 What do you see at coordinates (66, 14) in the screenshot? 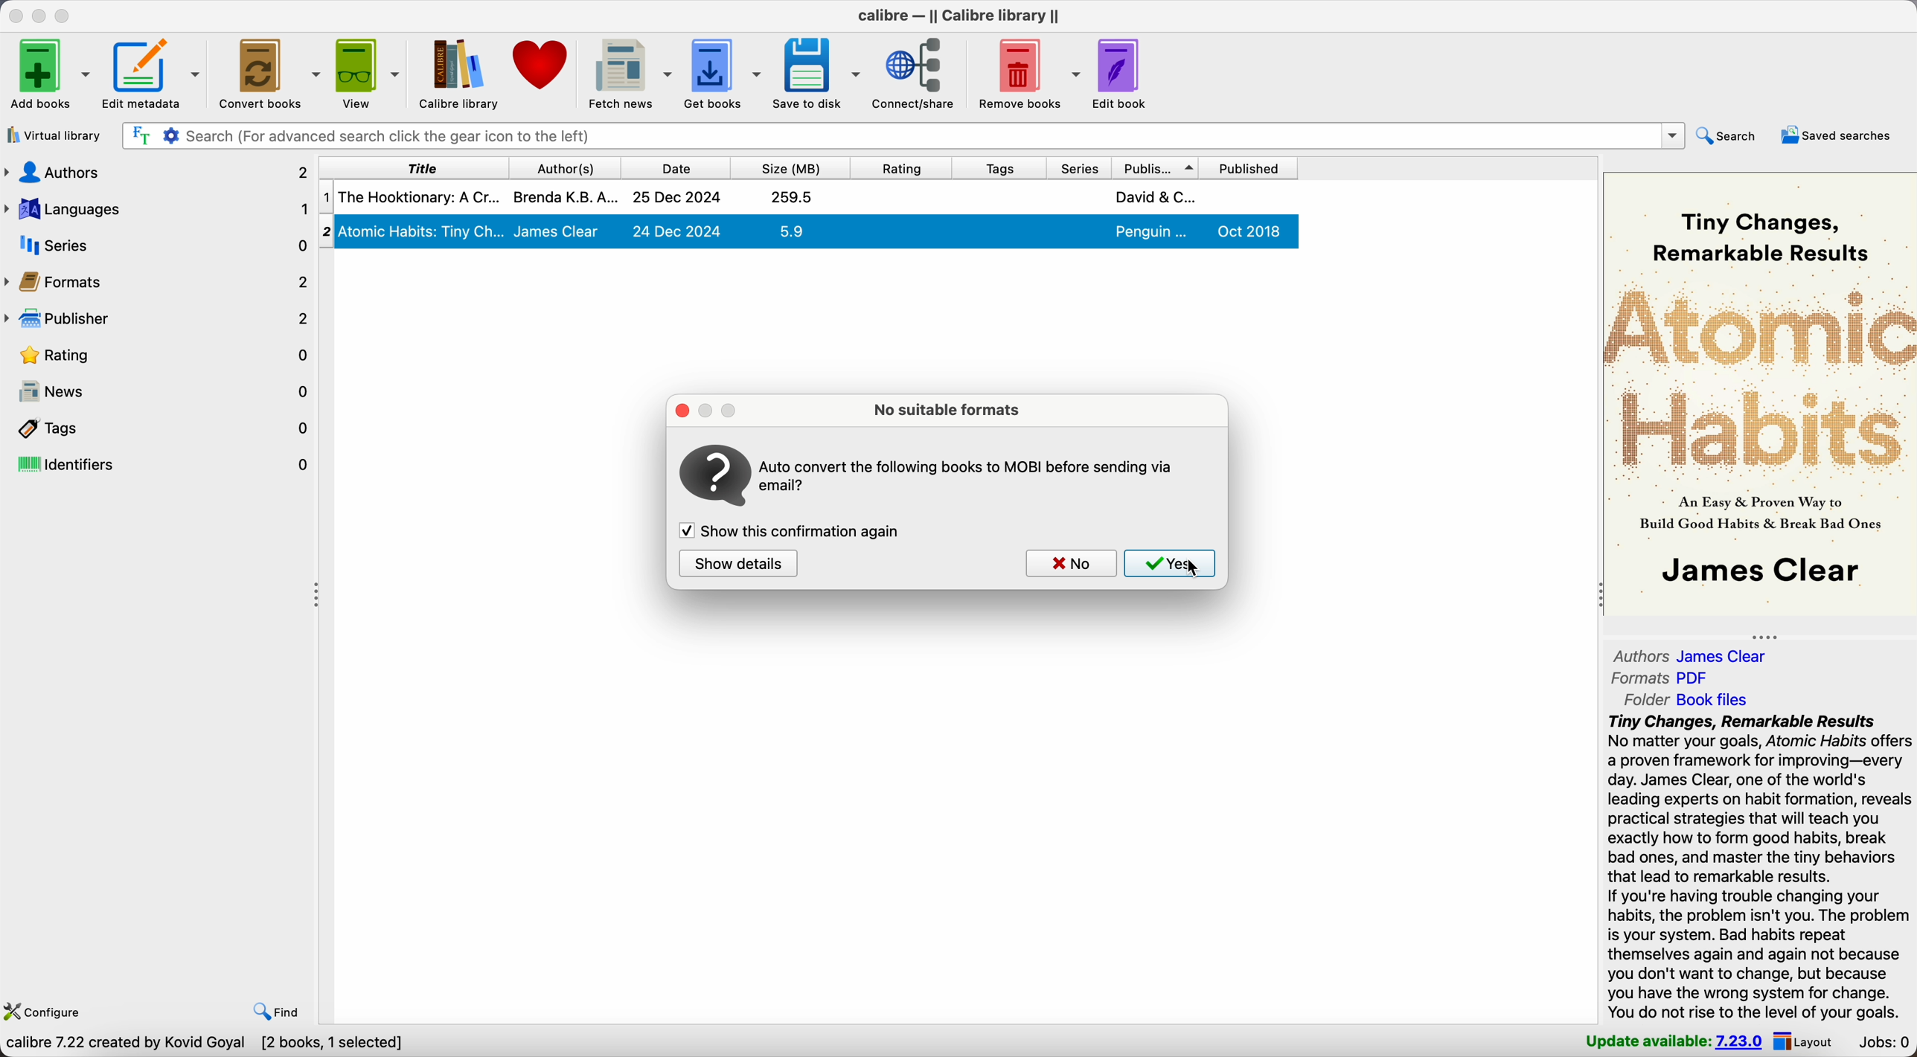
I see `maximize Calibre` at bounding box center [66, 14].